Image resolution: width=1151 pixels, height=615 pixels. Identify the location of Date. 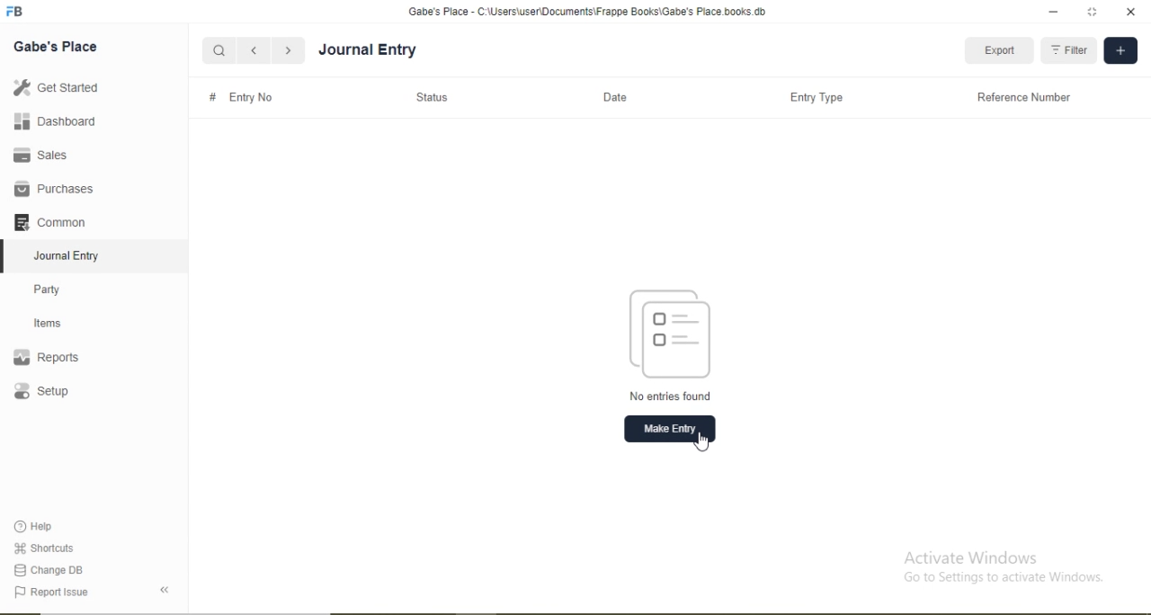
(617, 98).